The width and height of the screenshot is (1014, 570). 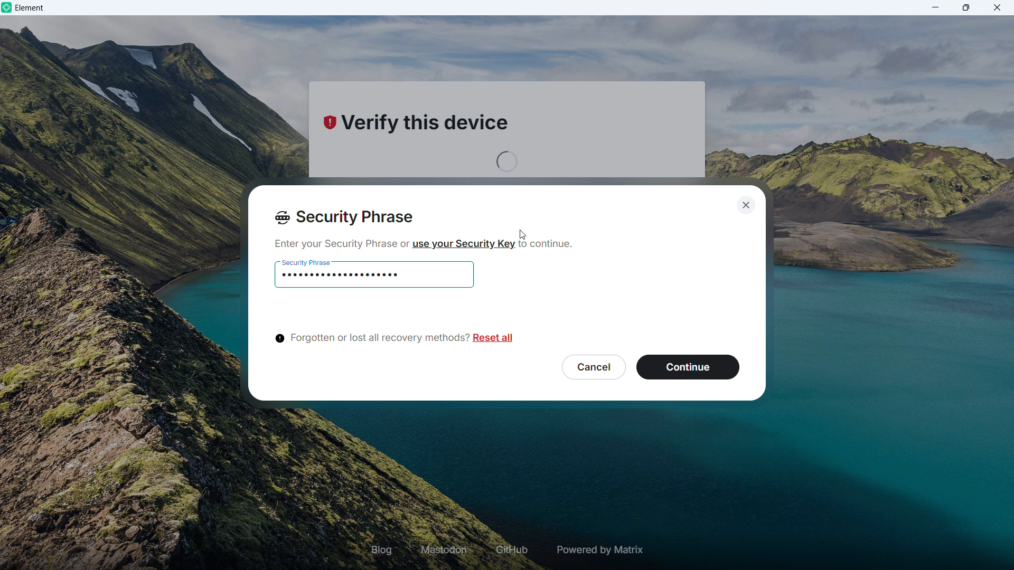 What do you see at coordinates (598, 550) in the screenshot?
I see `Powered by matrix ` at bounding box center [598, 550].